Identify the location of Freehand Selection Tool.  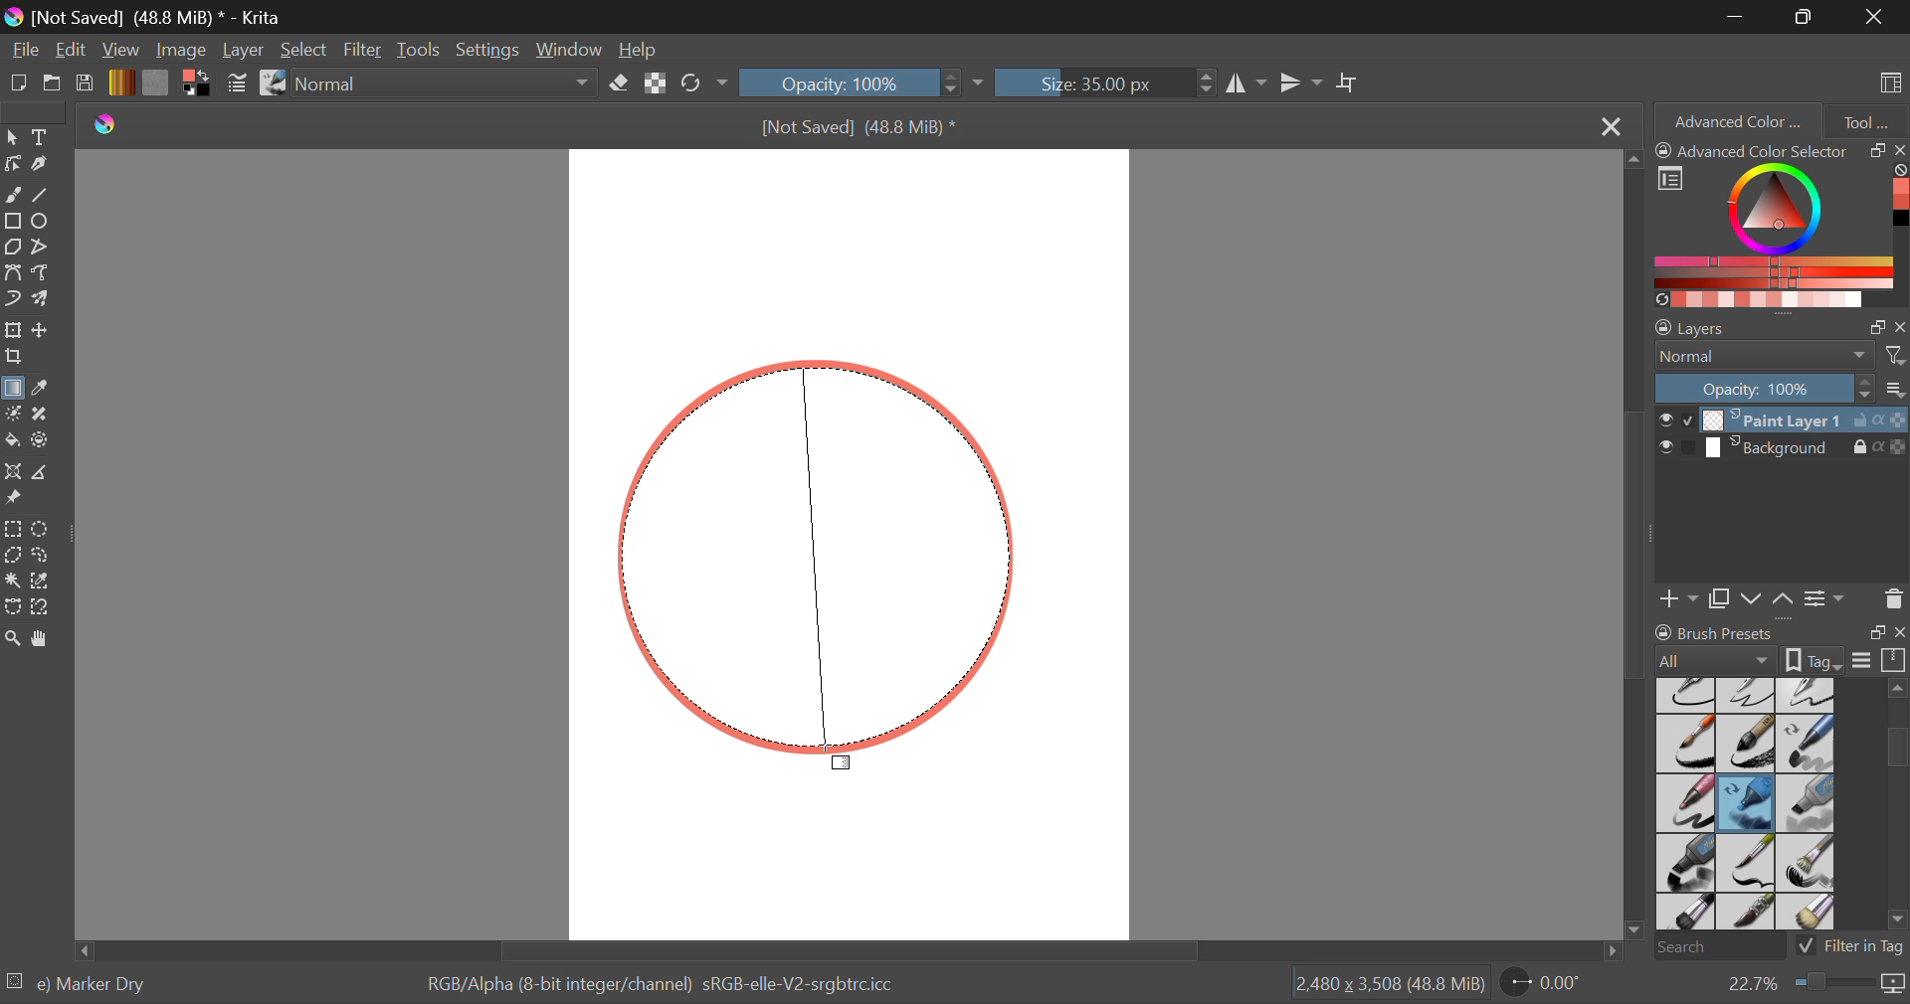
(43, 555).